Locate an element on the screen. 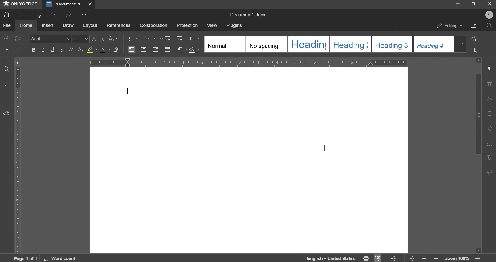 This screenshot has height=262, width=496. Header and footer is located at coordinates (489, 113).